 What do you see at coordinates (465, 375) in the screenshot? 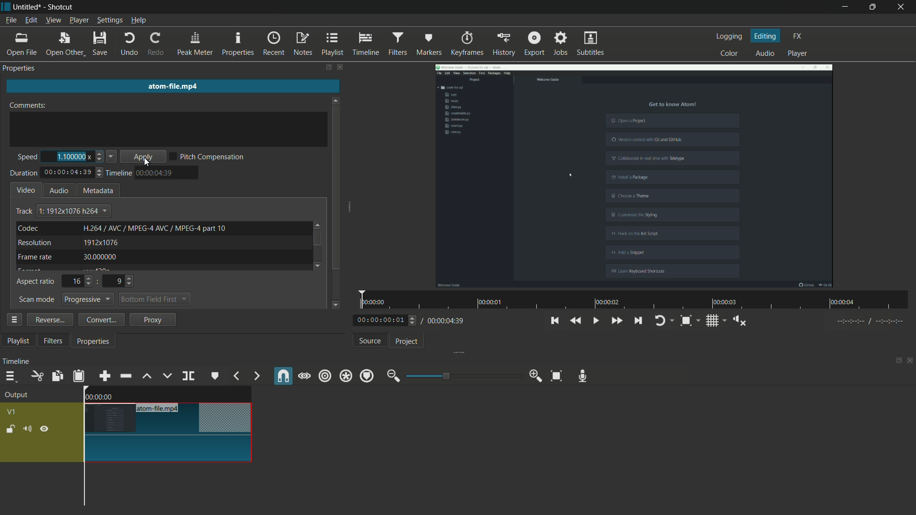
I see `adjustment bar` at bounding box center [465, 375].